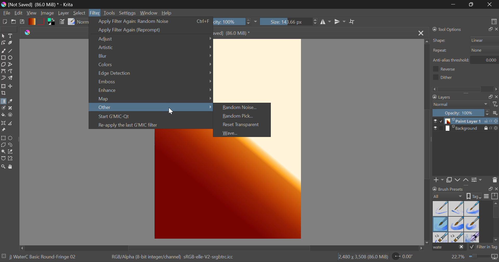 This screenshot has height=262, width=499. Describe the element at coordinates (3, 159) in the screenshot. I see `Bezier Curve Selection` at that location.